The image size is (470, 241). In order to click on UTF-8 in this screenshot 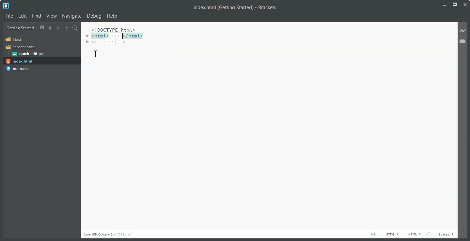, I will do `click(392, 234)`.